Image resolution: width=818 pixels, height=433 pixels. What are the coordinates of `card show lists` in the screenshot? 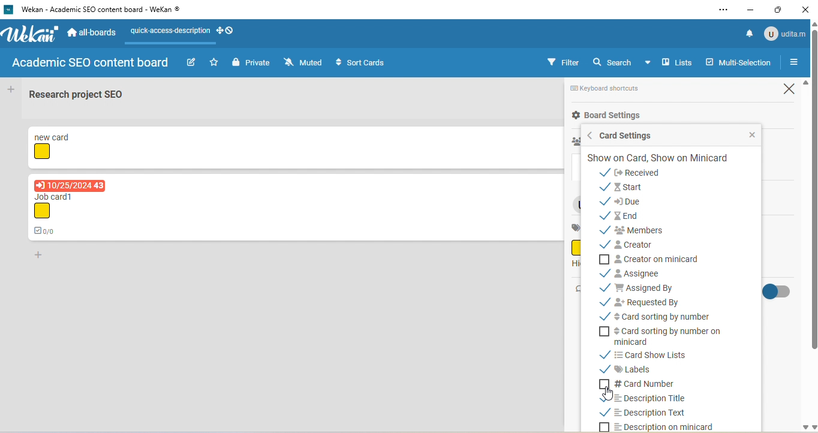 It's located at (660, 354).